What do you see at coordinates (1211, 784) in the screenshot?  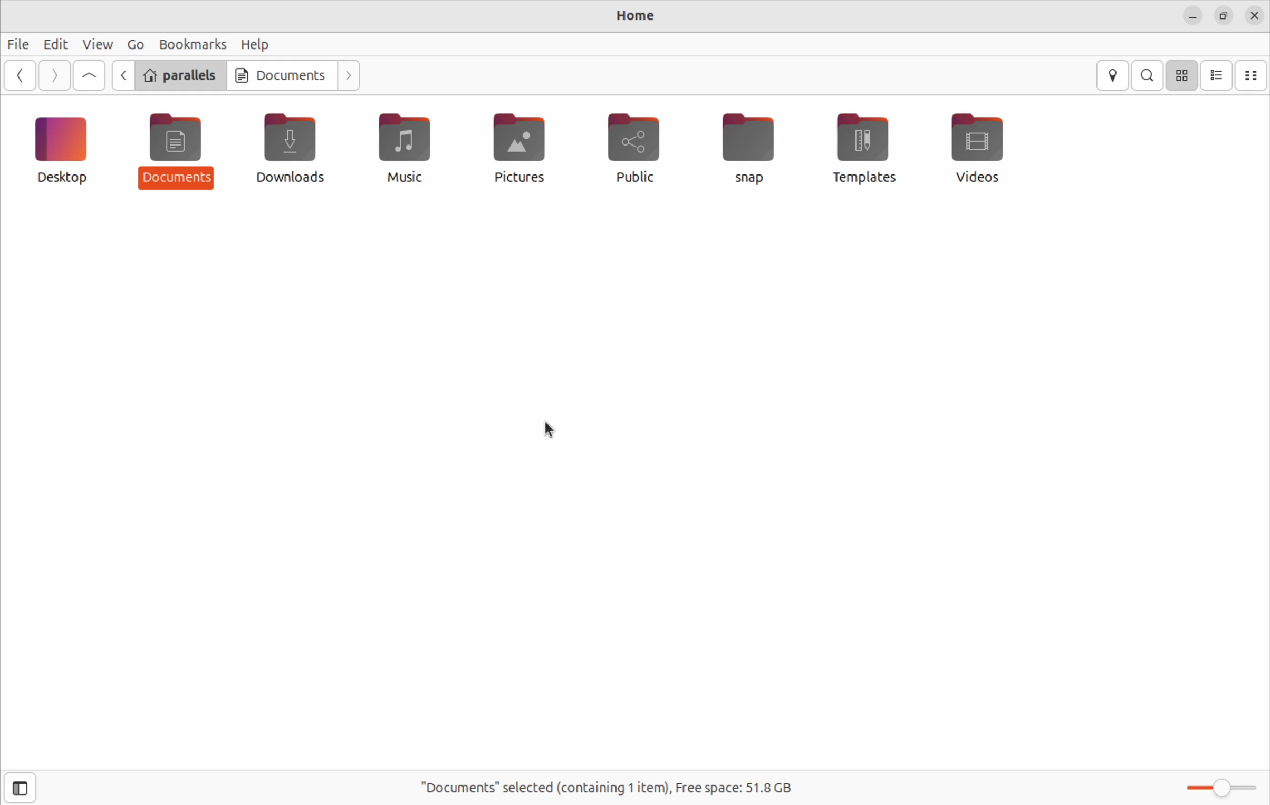 I see `toggle zoom` at bounding box center [1211, 784].